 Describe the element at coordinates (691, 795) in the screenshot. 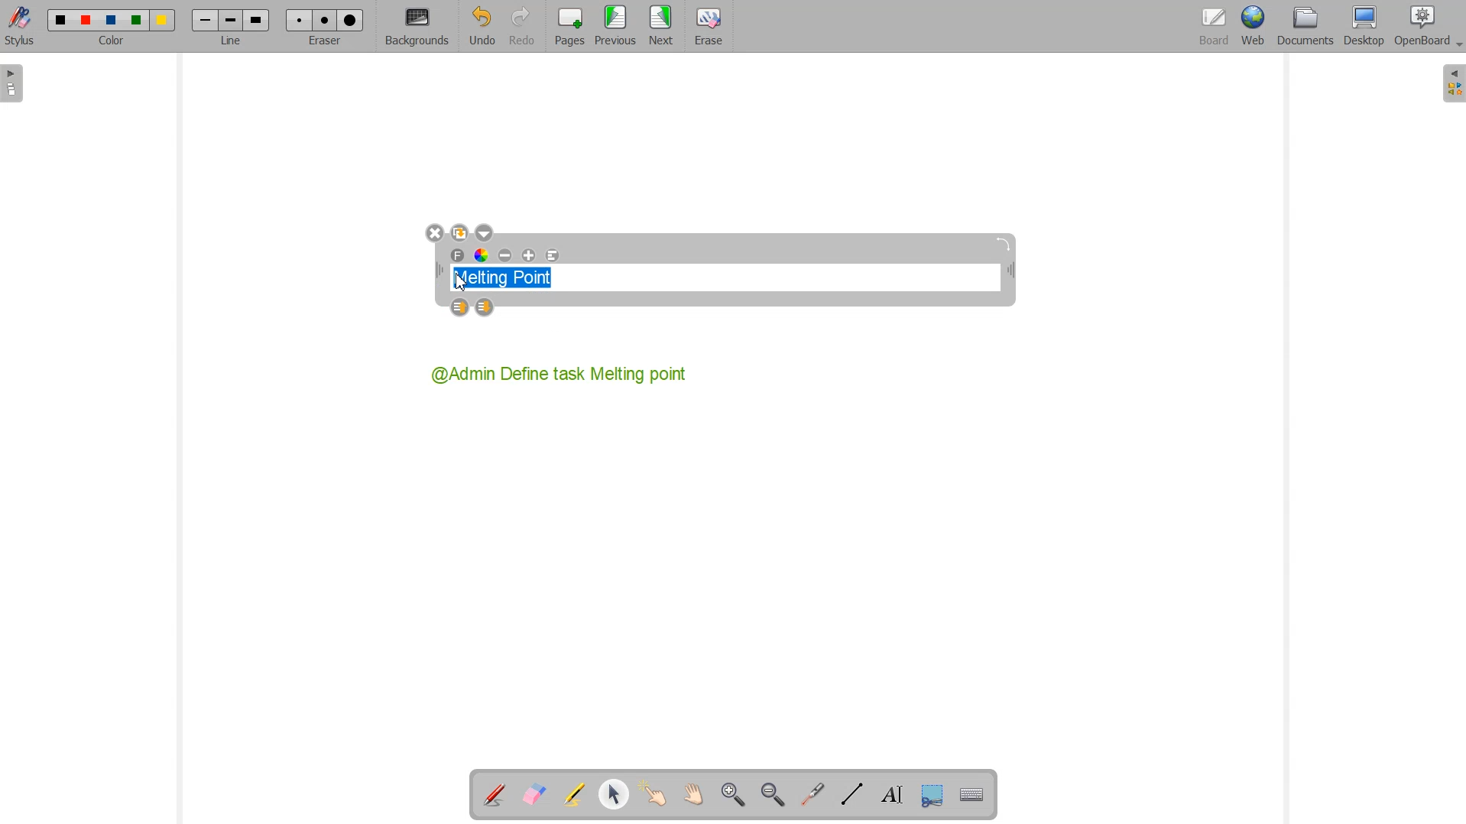

I see `Scroll page` at that location.